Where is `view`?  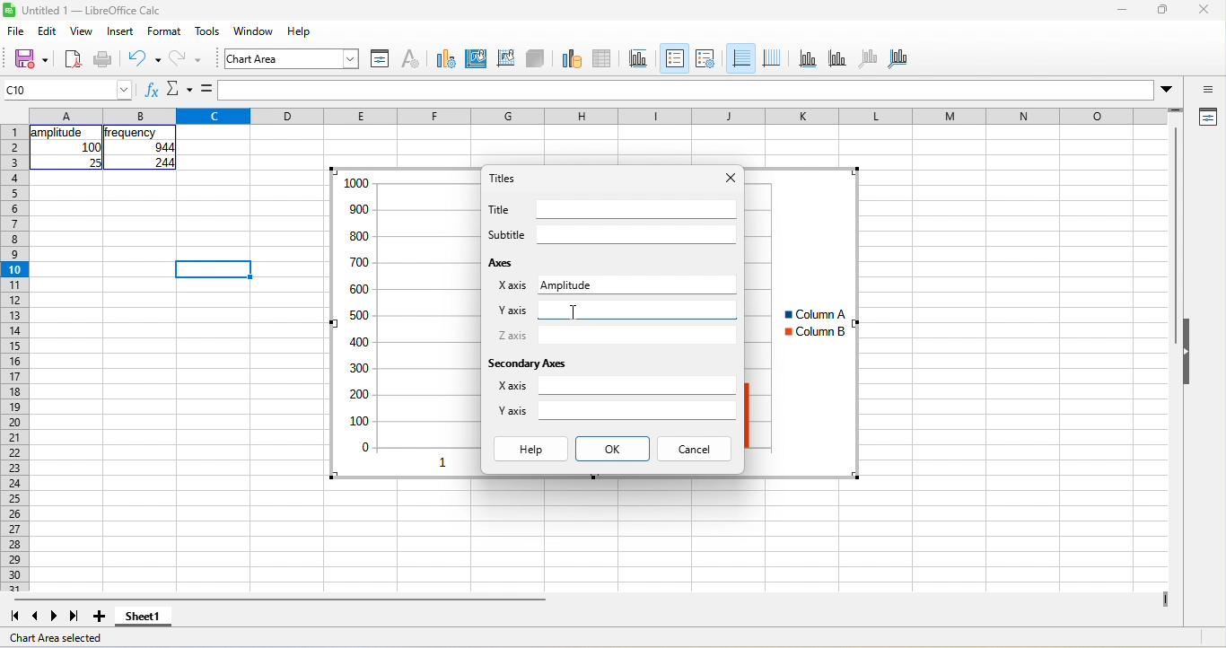 view is located at coordinates (83, 31).